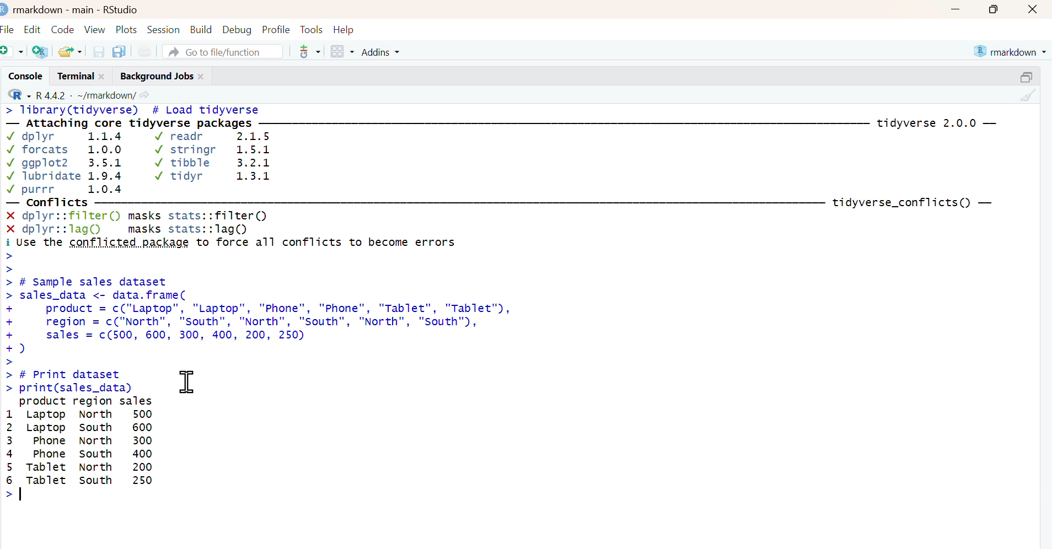 Image resolution: width=1052 pixels, height=549 pixels. What do you see at coordinates (144, 51) in the screenshot?
I see `Print current file` at bounding box center [144, 51].